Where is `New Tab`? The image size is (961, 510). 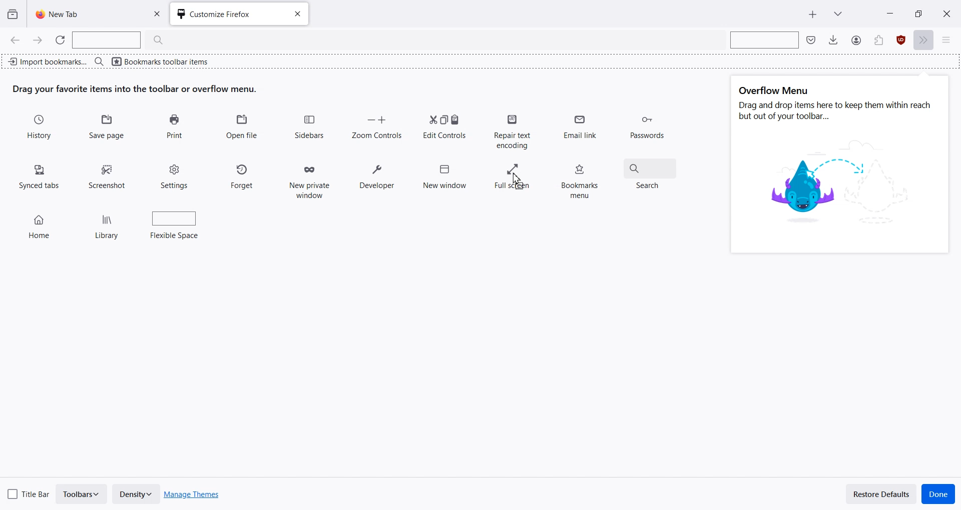
New Tab is located at coordinates (84, 13).